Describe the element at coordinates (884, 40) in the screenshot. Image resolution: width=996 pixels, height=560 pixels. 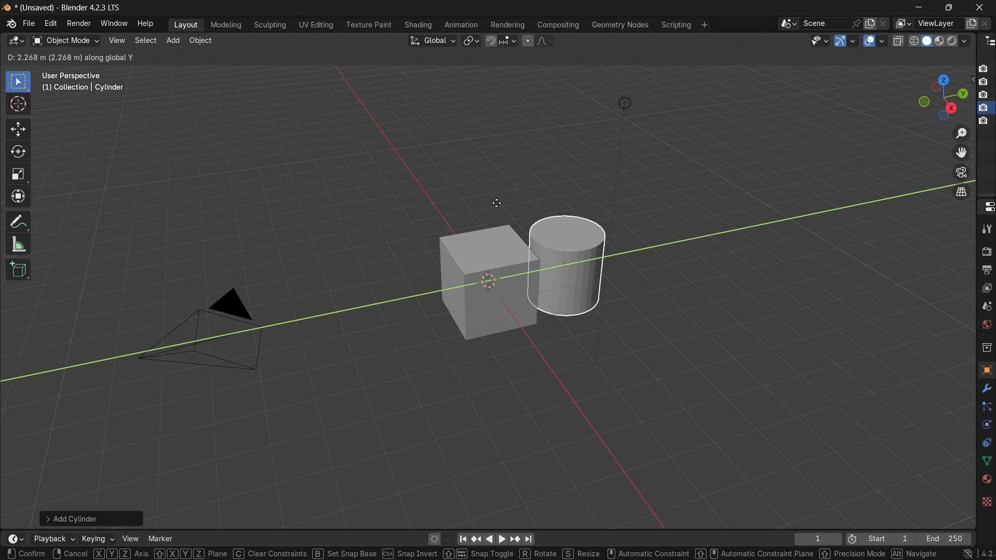
I see `overlays` at that location.